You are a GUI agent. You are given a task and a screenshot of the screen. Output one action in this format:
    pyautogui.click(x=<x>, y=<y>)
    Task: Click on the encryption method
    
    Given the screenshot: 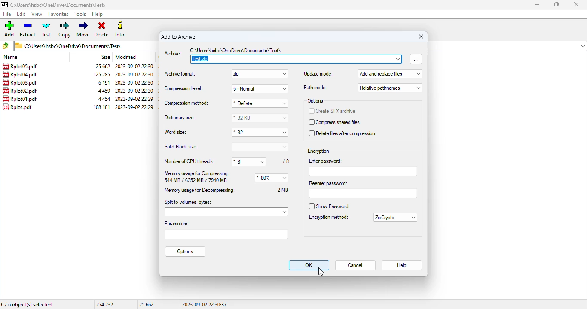 What is the action you would take?
    pyautogui.click(x=328, y=217)
    